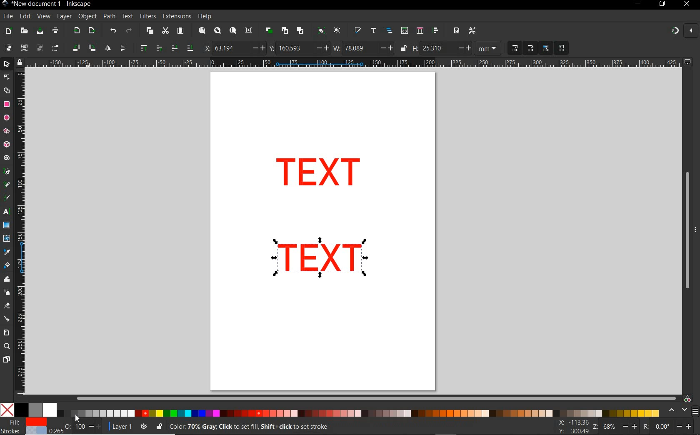 The image size is (700, 435). What do you see at coordinates (376, 398) in the screenshot?
I see `scrollbar` at bounding box center [376, 398].